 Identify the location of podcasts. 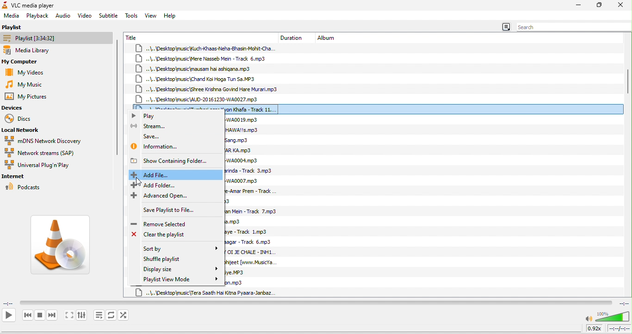
(26, 187).